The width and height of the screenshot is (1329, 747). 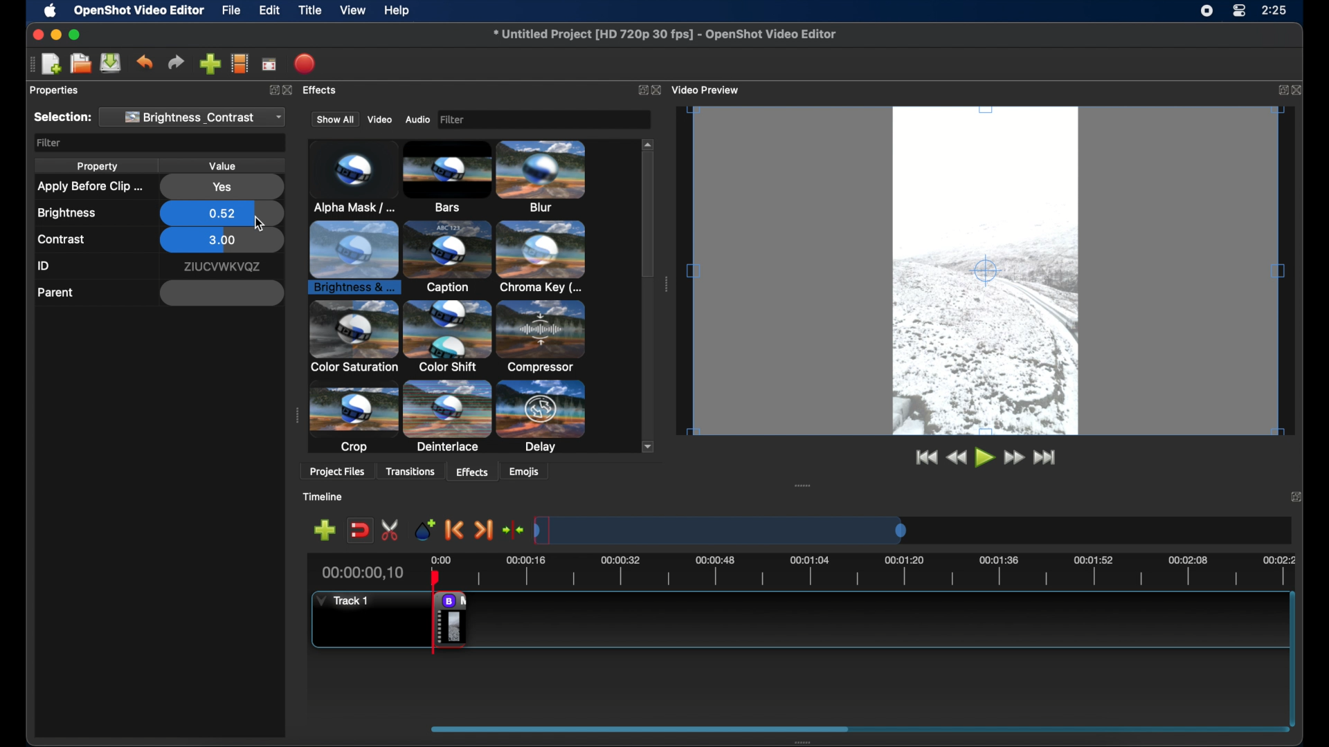 I want to click on id, so click(x=221, y=267).